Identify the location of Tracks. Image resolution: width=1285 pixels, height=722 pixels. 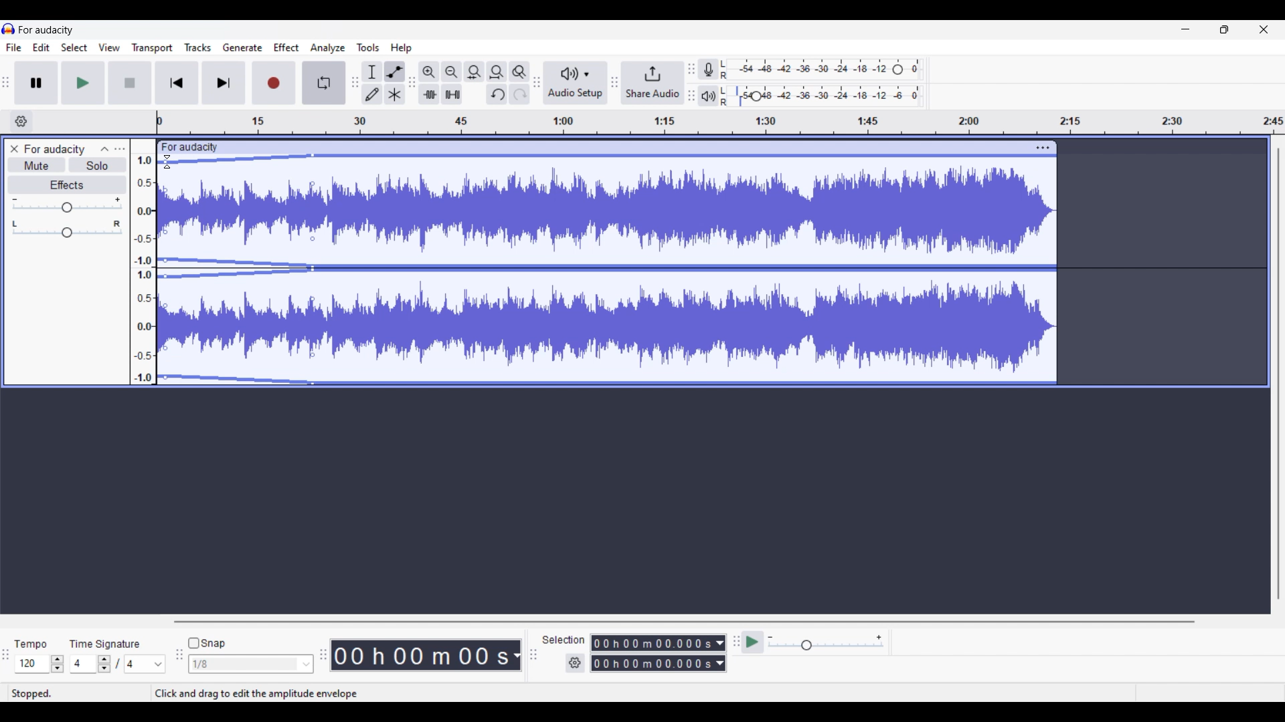
(197, 47).